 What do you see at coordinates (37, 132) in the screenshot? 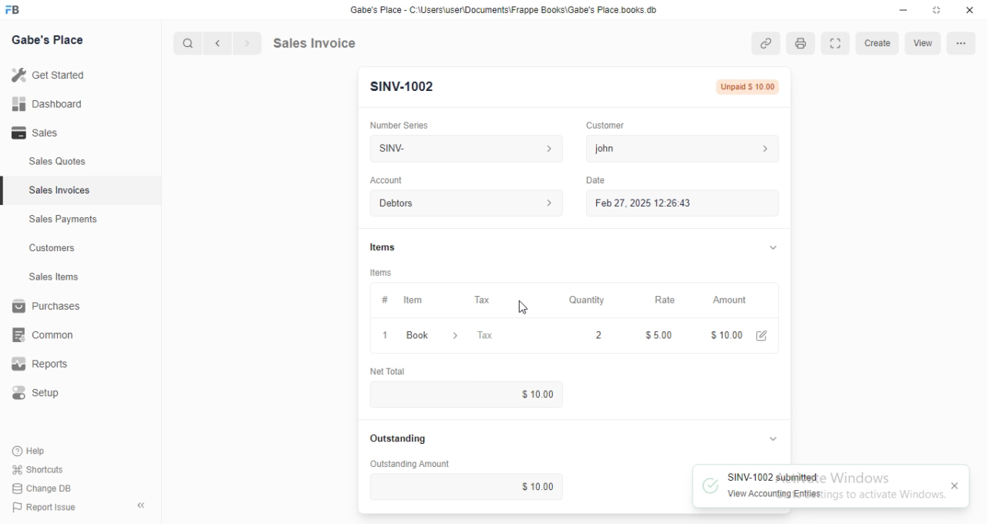
I see `Sales` at bounding box center [37, 132].